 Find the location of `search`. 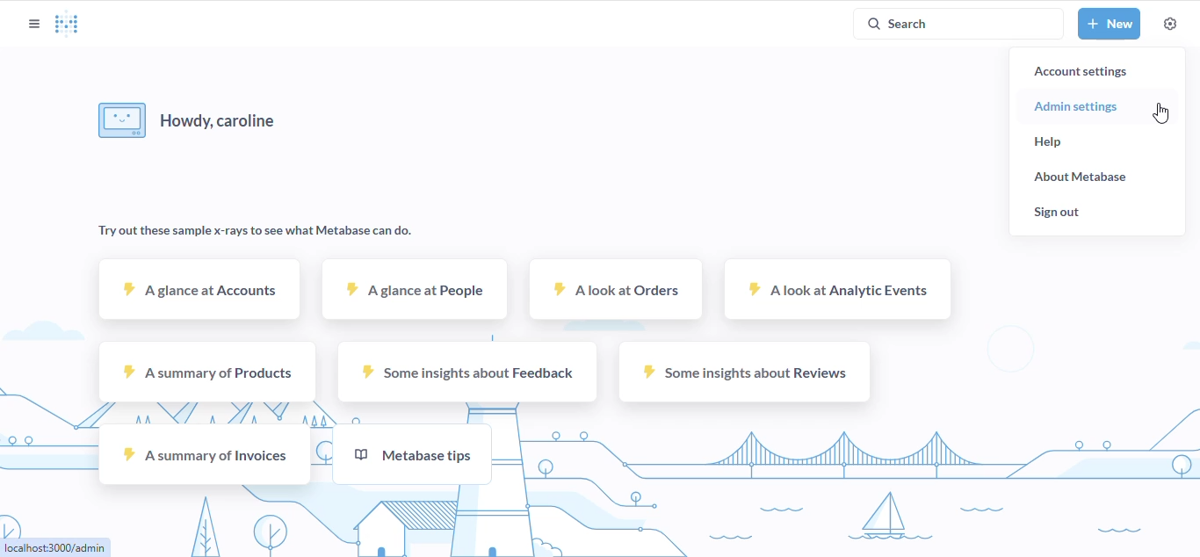

search is located at coordinates (958, 23).